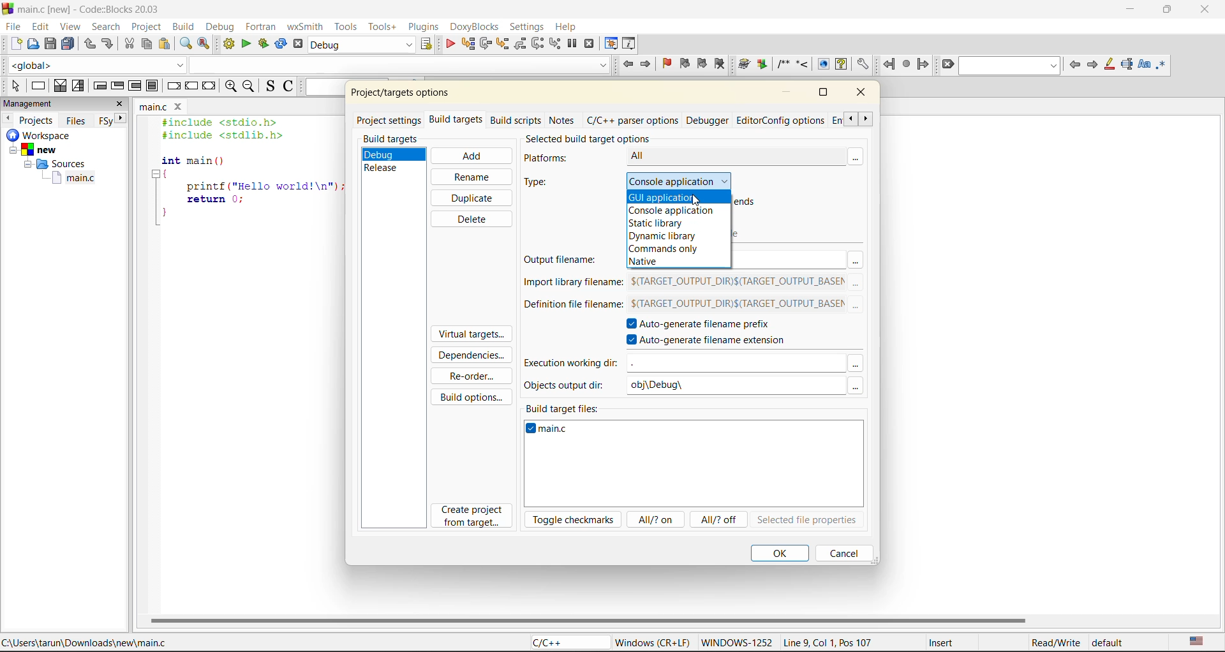  What do you see at coordinates (733, 385) in the screenshot?
I see `obj\Debug\` at bounding box center [733, 385].